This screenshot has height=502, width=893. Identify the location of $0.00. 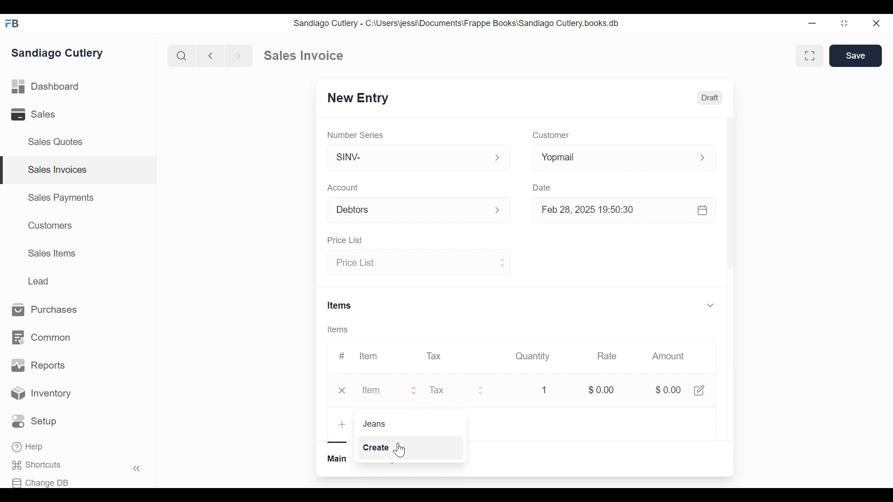
(667, 390).